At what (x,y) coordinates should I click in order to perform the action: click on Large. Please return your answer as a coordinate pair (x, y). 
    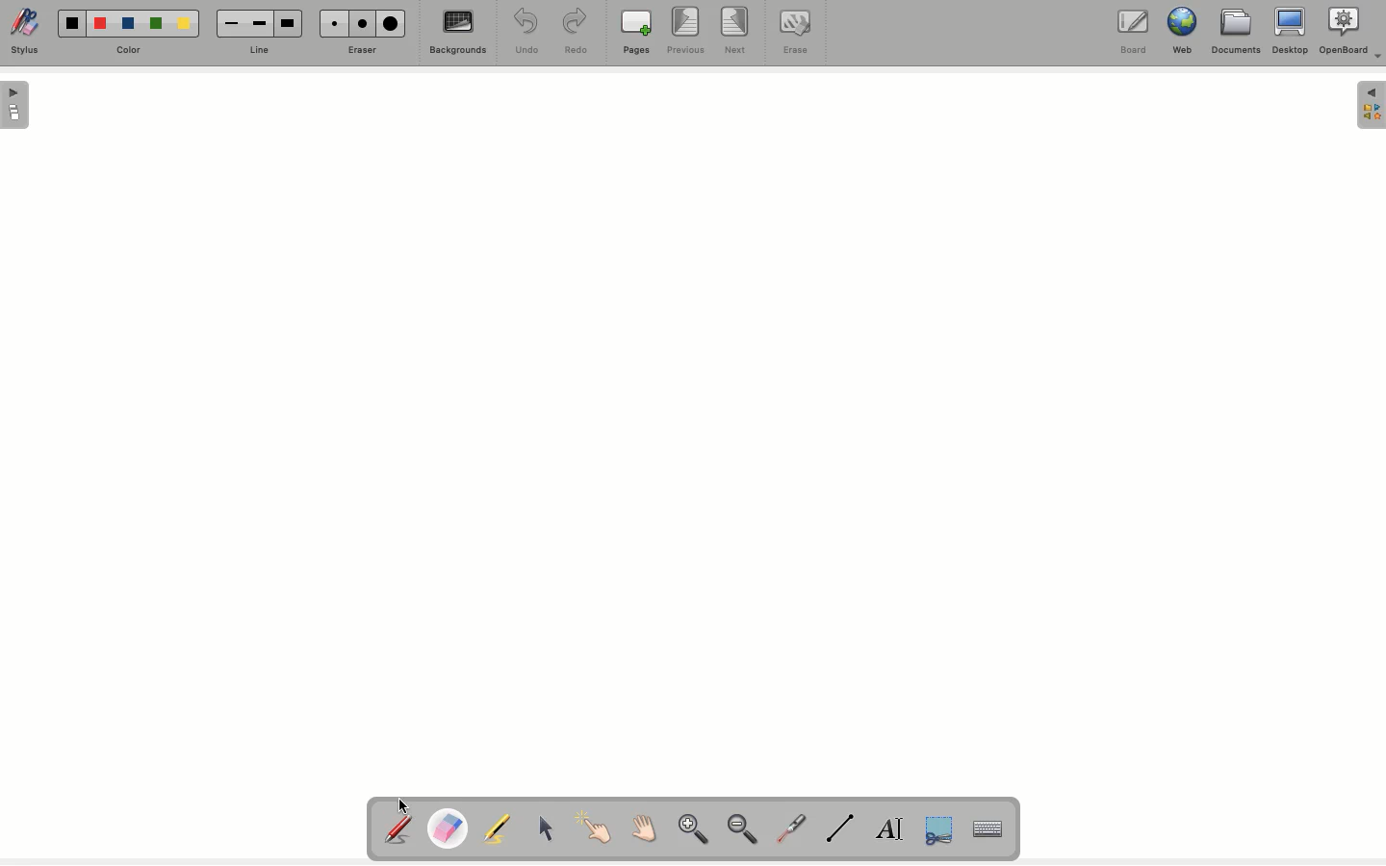
    Looking at the image, I should click on (290, 21).